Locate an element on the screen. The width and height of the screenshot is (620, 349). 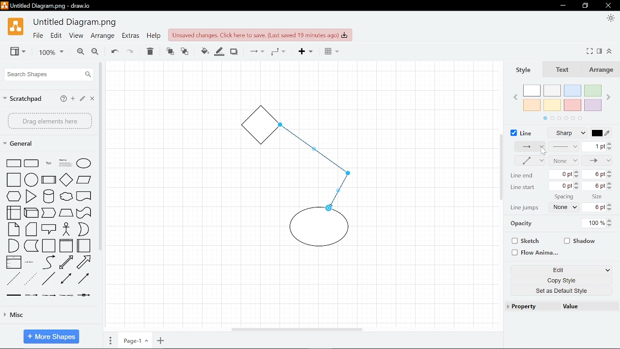
Line end is located at coordinates (521, 175).